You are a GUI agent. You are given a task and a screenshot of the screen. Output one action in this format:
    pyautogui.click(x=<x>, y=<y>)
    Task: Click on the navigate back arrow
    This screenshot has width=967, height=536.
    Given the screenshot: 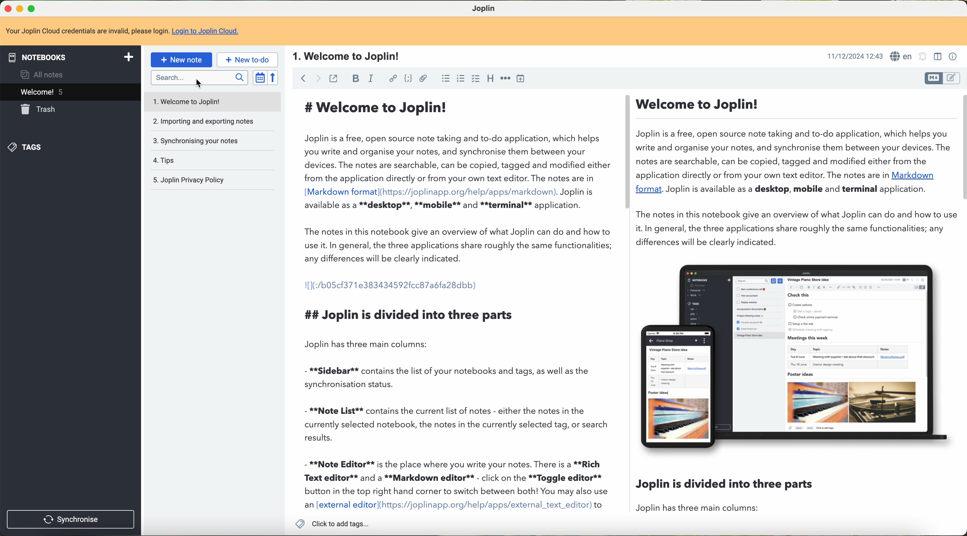 What is the action you would take?
    pyautogui.click(x=301, y=78)
    